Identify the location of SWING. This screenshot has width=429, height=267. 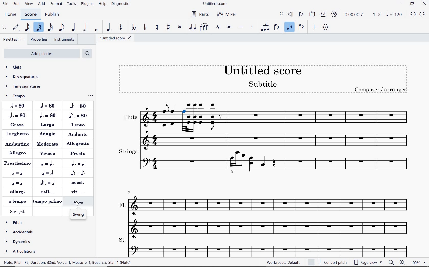
(78, 215).